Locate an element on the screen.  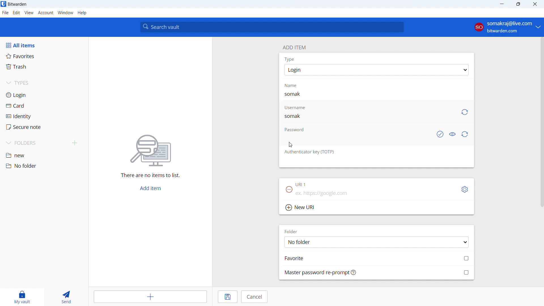
account is located at coordinates (507, 27).